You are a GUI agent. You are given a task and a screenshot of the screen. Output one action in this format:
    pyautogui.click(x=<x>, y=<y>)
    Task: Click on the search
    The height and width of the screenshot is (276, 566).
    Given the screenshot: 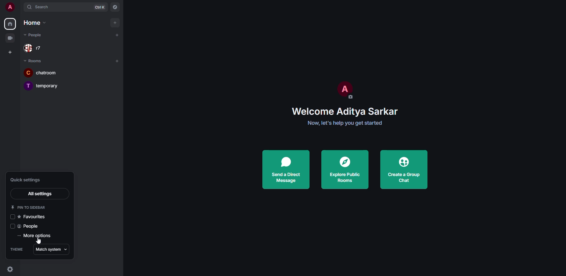 What is the action you would take?
    pyautogui.click(x=44, y=6)
    